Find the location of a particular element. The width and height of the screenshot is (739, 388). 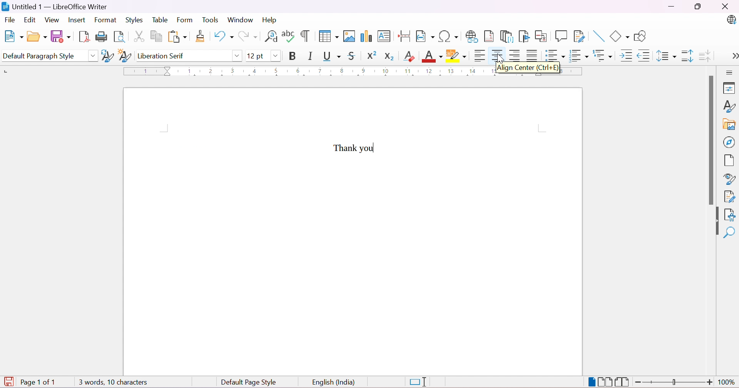

Format is located at coordinates (106, 20).